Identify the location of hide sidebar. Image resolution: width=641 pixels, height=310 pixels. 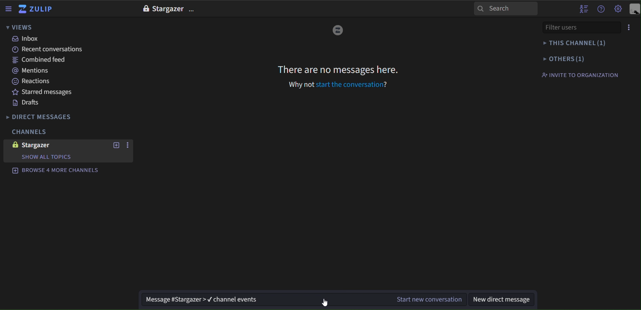
(9, 9).